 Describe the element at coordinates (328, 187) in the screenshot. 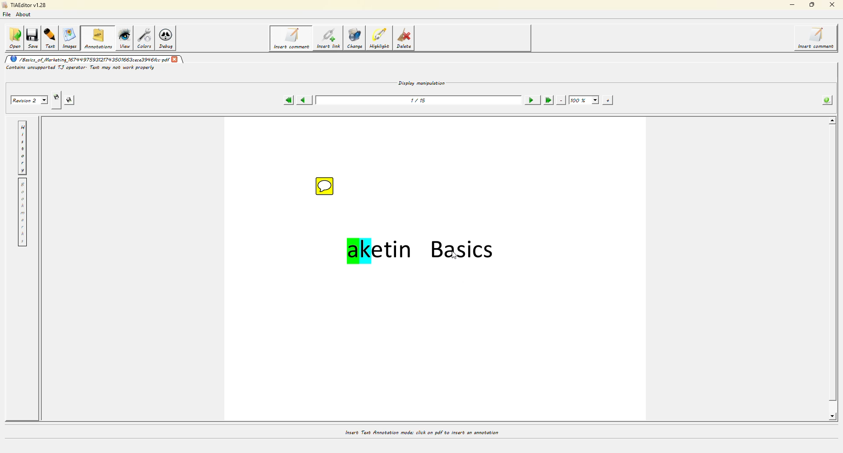

I see `comment icon` at that location.